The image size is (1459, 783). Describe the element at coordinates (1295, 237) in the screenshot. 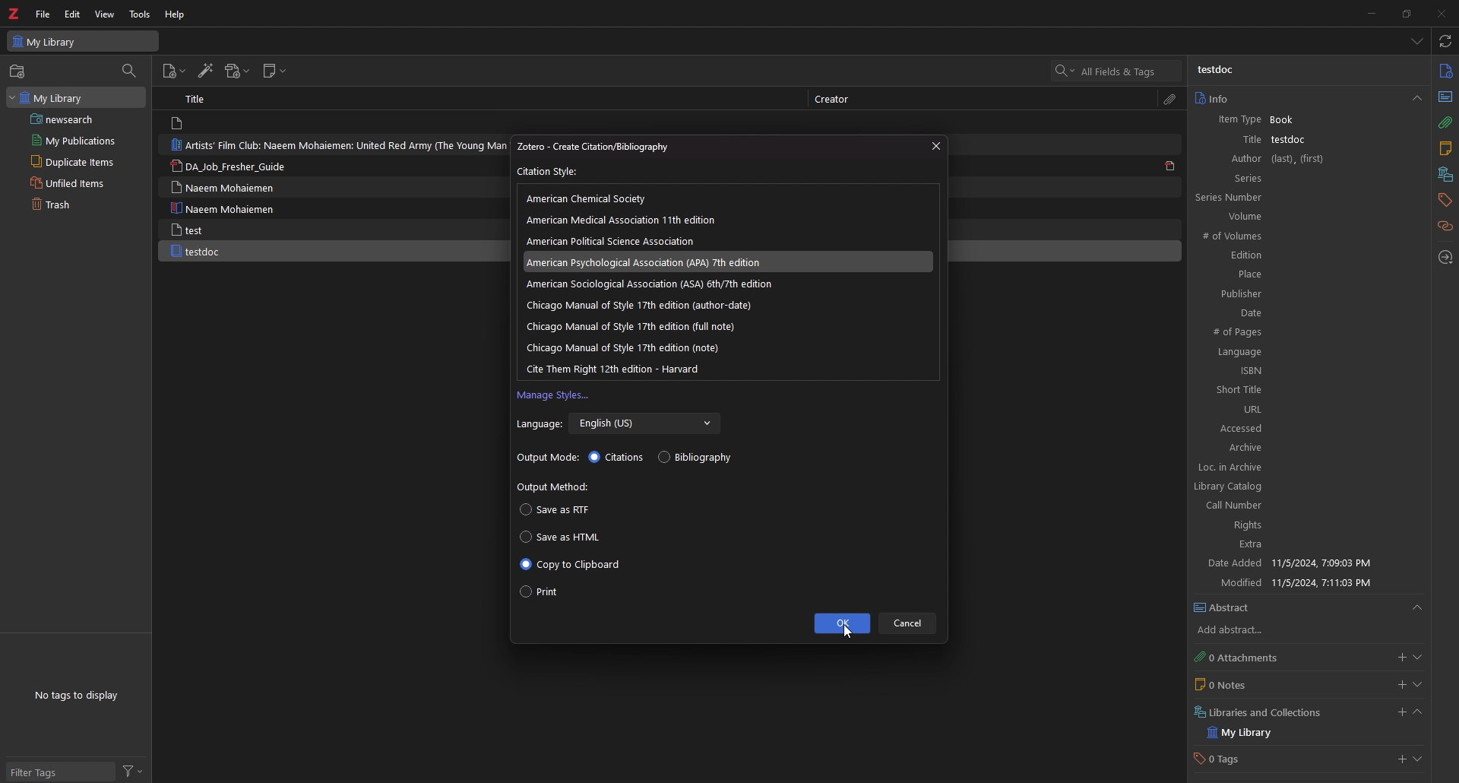

I see `# of Volumes` at that location.